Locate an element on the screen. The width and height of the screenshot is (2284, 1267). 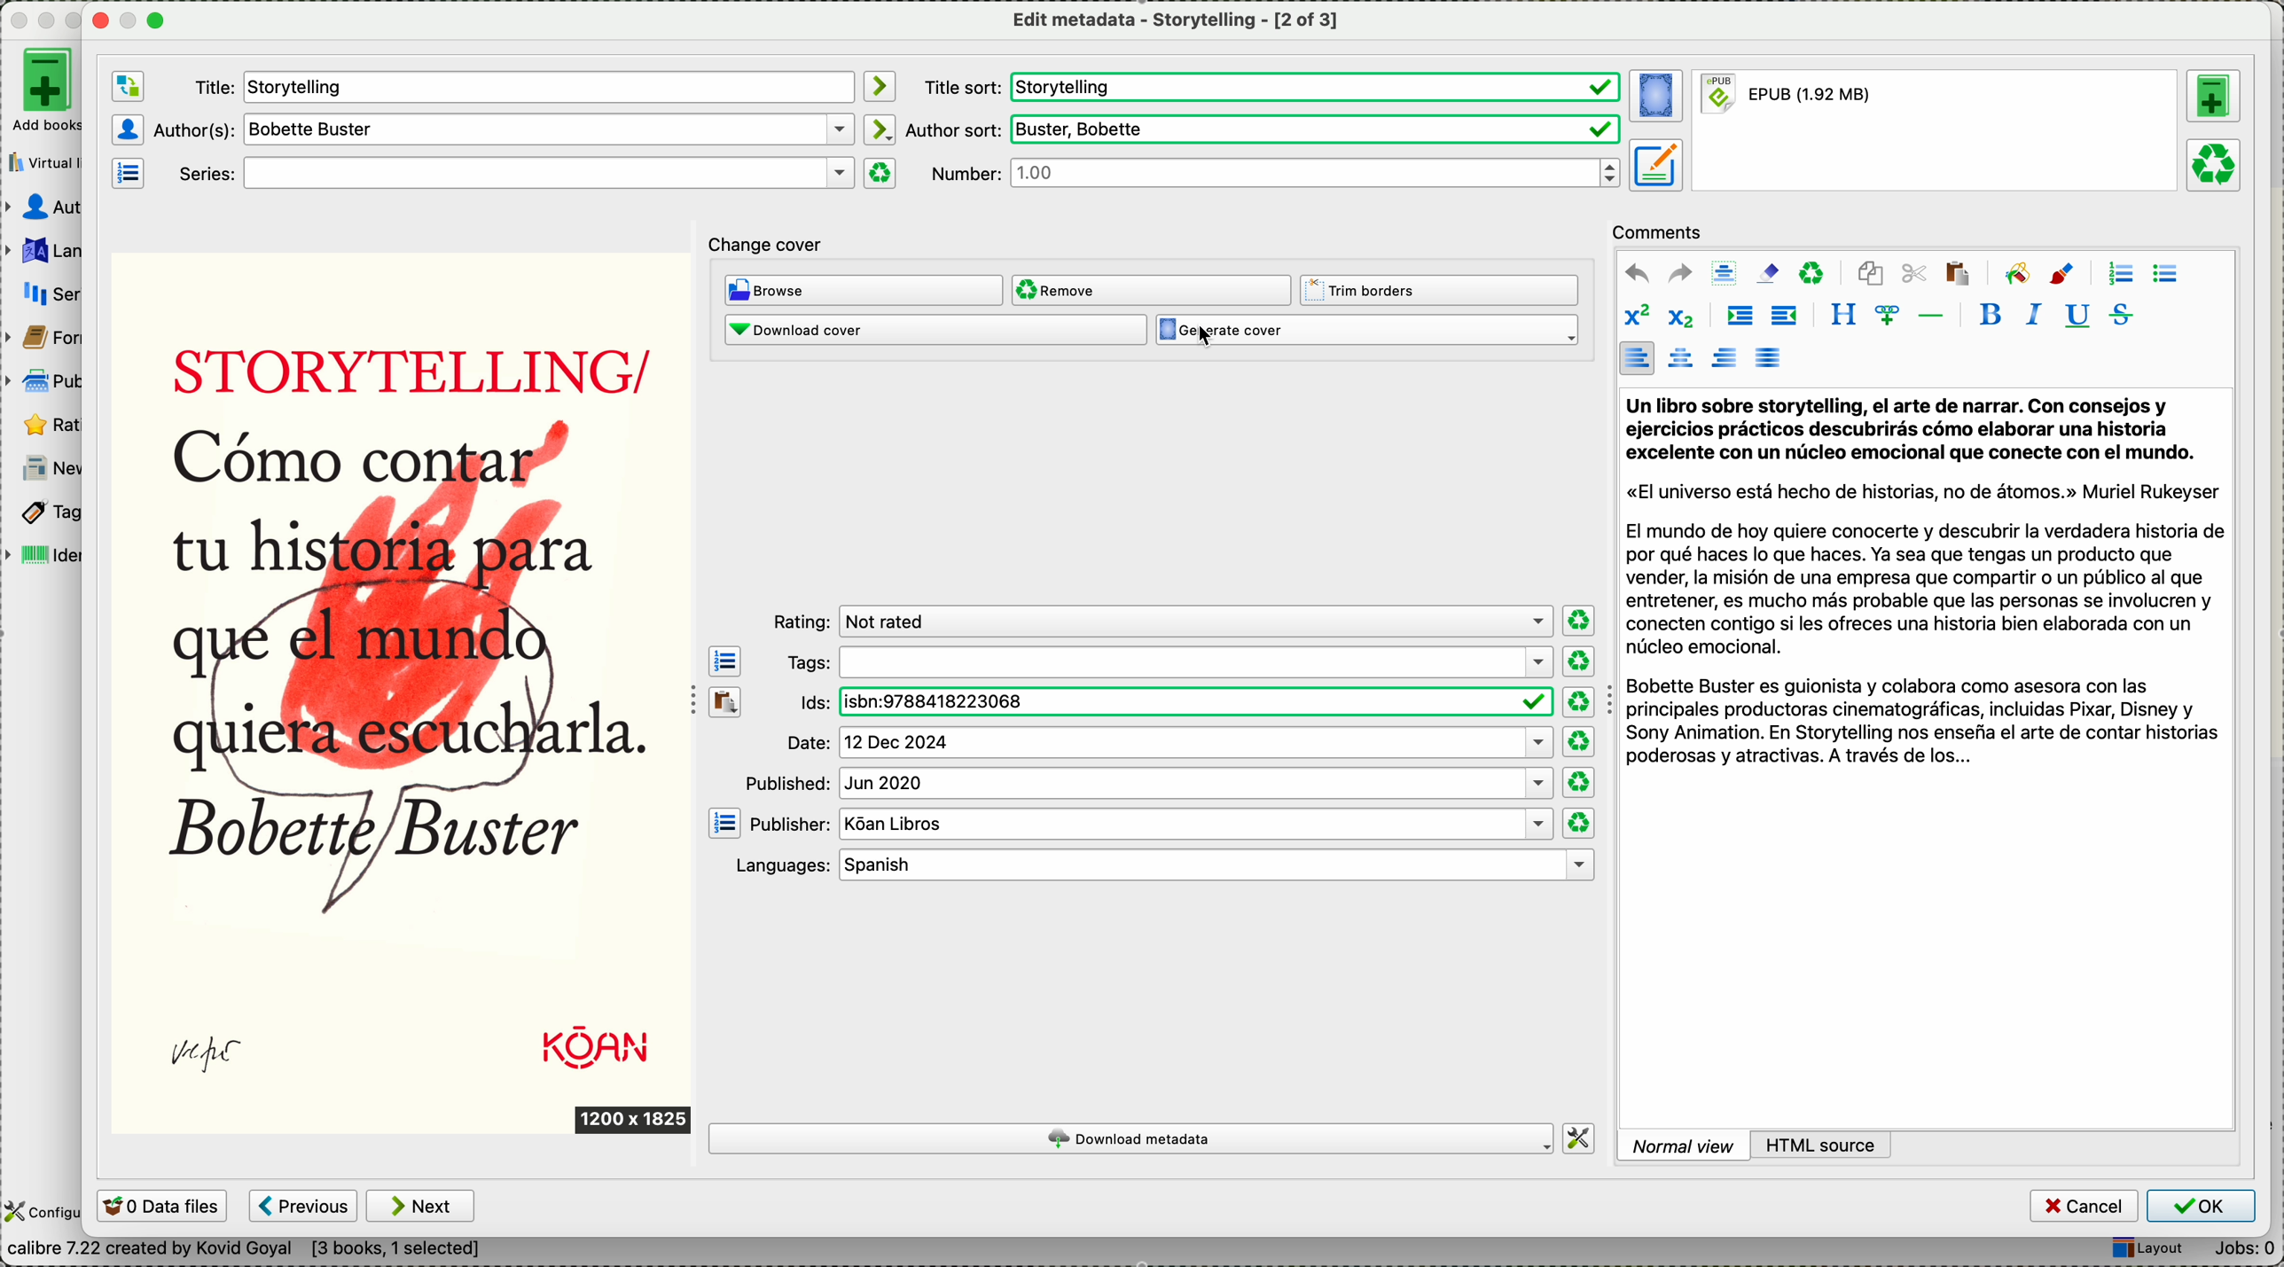
tags is located at coordinates (50, 512).